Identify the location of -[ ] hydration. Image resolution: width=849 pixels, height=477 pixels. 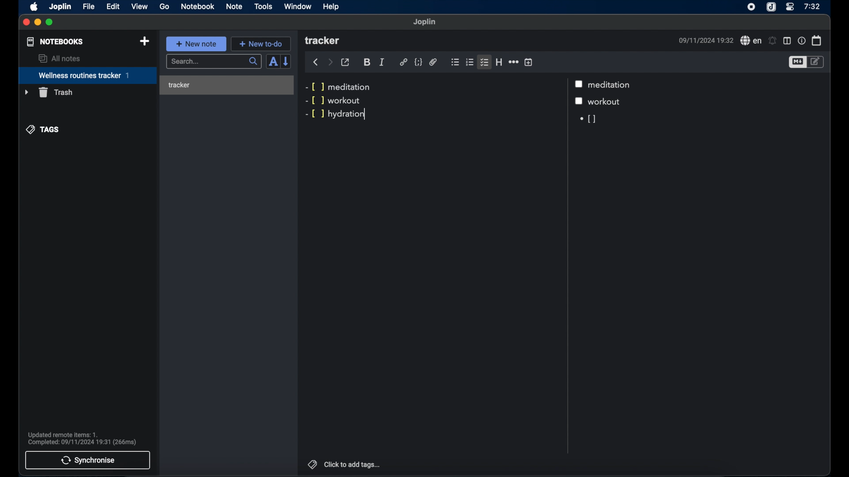
(336, 115).